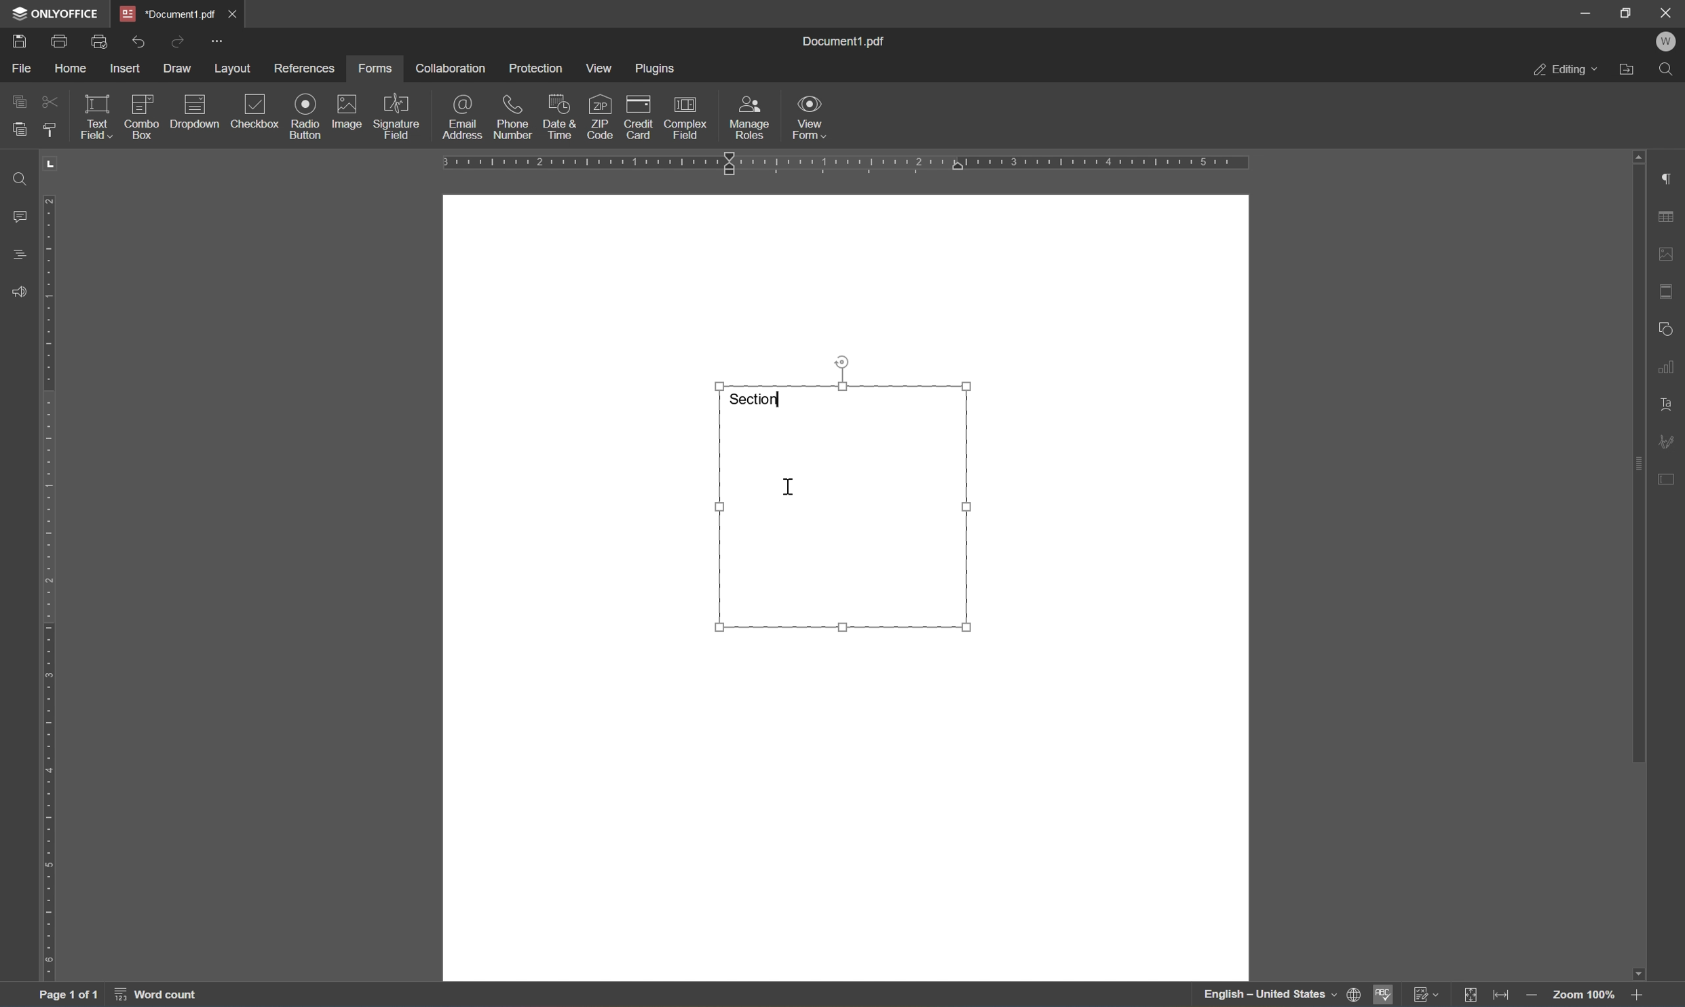 This screenshot has height=1007, width=1685. I want to click on image settings, so click(1667, 256).